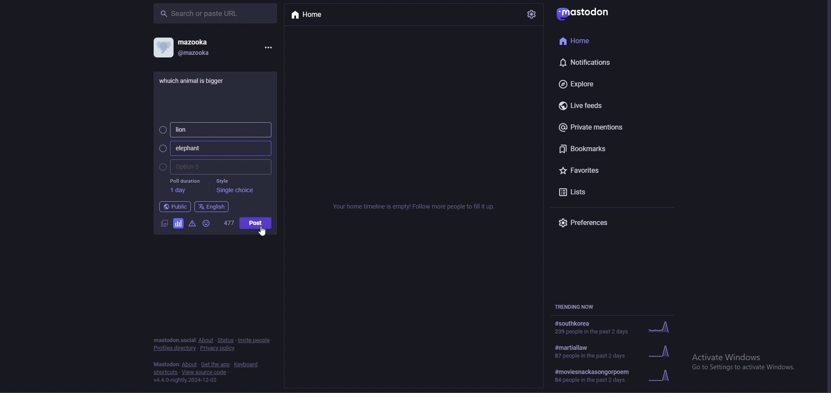 The width and height of the screenshot is (831, 393). What do you see at coordinates (593, 223) in the screenshot?
I see `preferences` at bounding box center [593, 223].